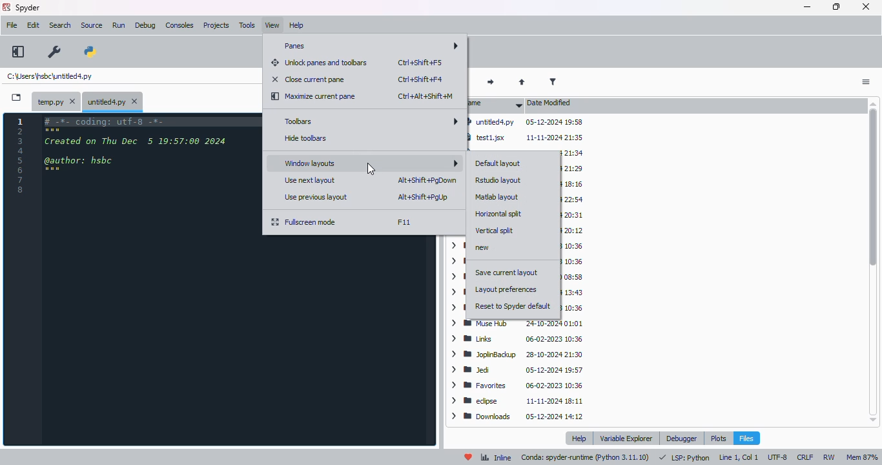  What do you see at coordinates (420, 62) in the screenshot?
I see `shortcut for unlock panes and toolbars` at bounding box center [420, 62].